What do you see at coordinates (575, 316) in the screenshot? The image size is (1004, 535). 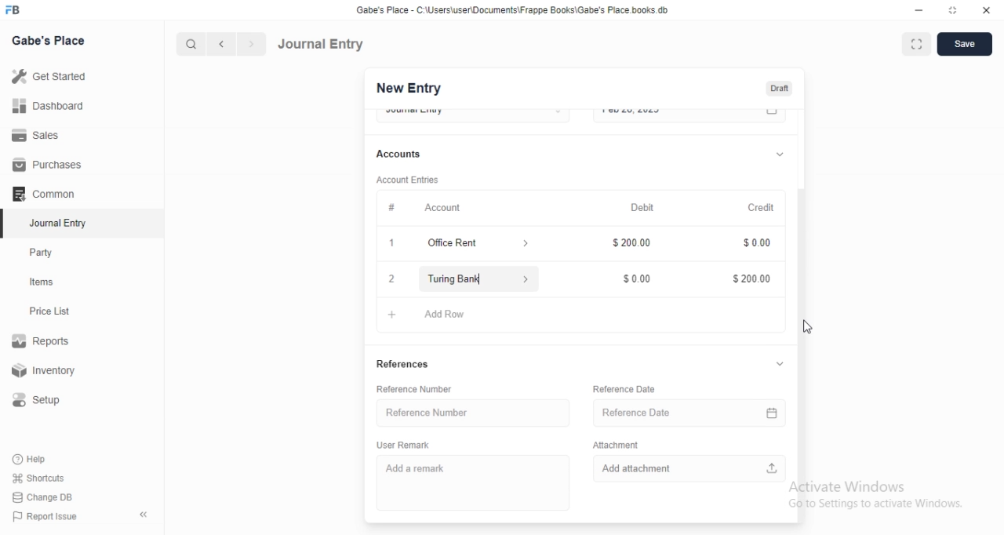 I see `+ AddRow` at bounding box center [575, 316].